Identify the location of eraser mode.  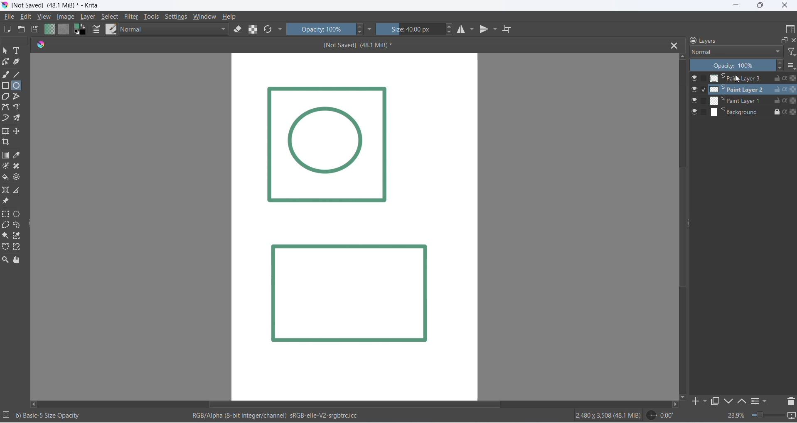
(239, 30).